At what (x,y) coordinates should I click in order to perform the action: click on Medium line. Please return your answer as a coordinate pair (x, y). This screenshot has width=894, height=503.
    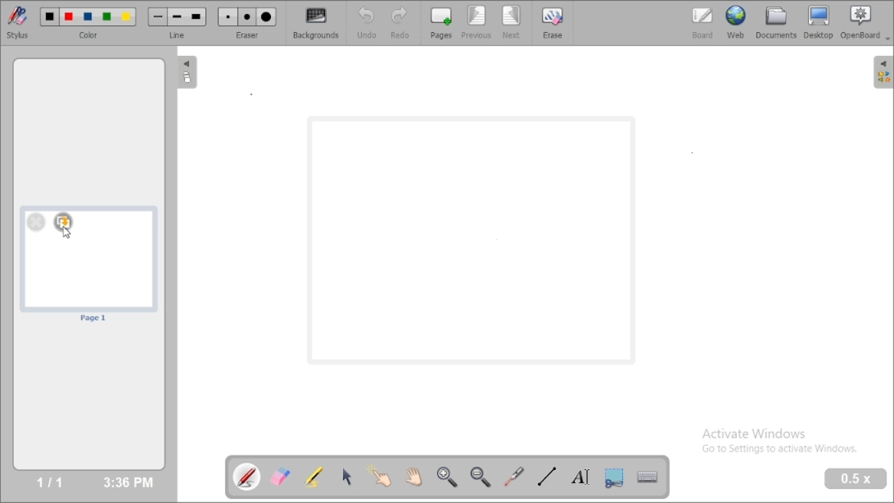
    Looking at the image, I should click on (178, 17).